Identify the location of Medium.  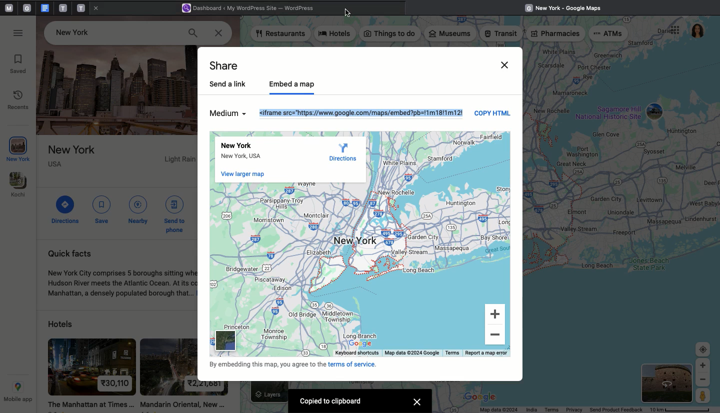
(227, 115).